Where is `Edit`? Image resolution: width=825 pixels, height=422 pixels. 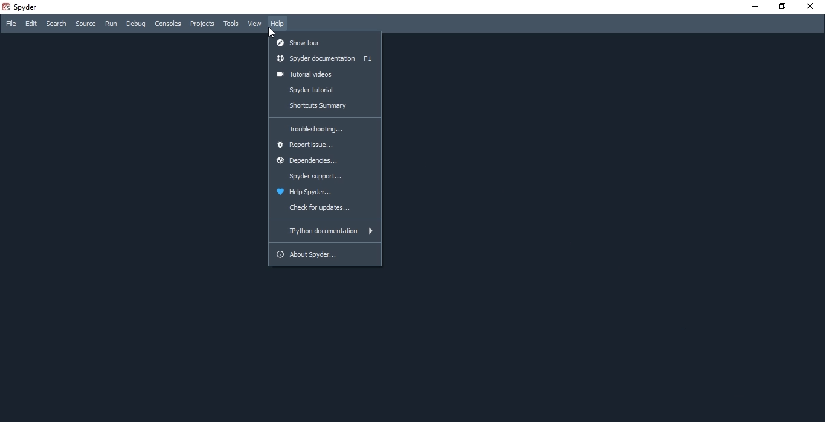 Edit is located at coordinates (31, 24).